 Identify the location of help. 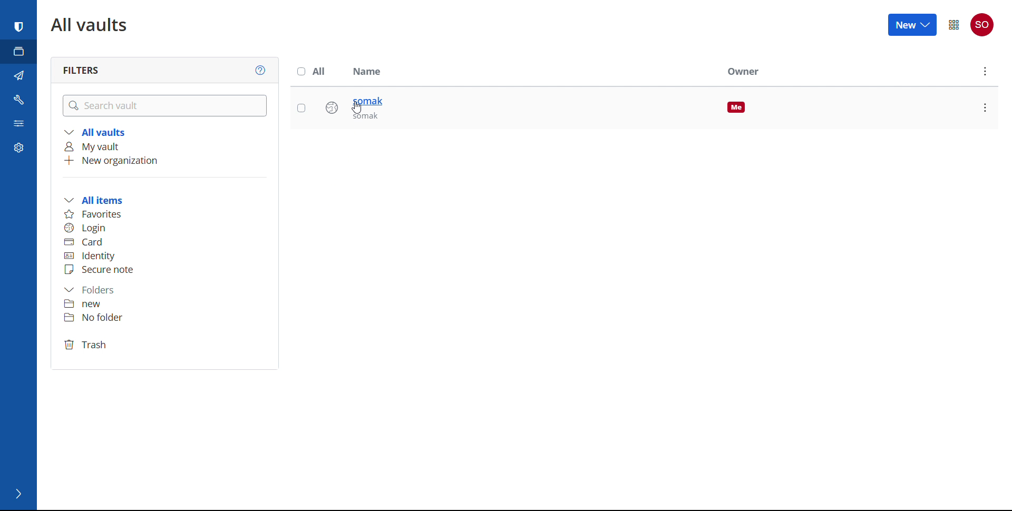
(260, 70).